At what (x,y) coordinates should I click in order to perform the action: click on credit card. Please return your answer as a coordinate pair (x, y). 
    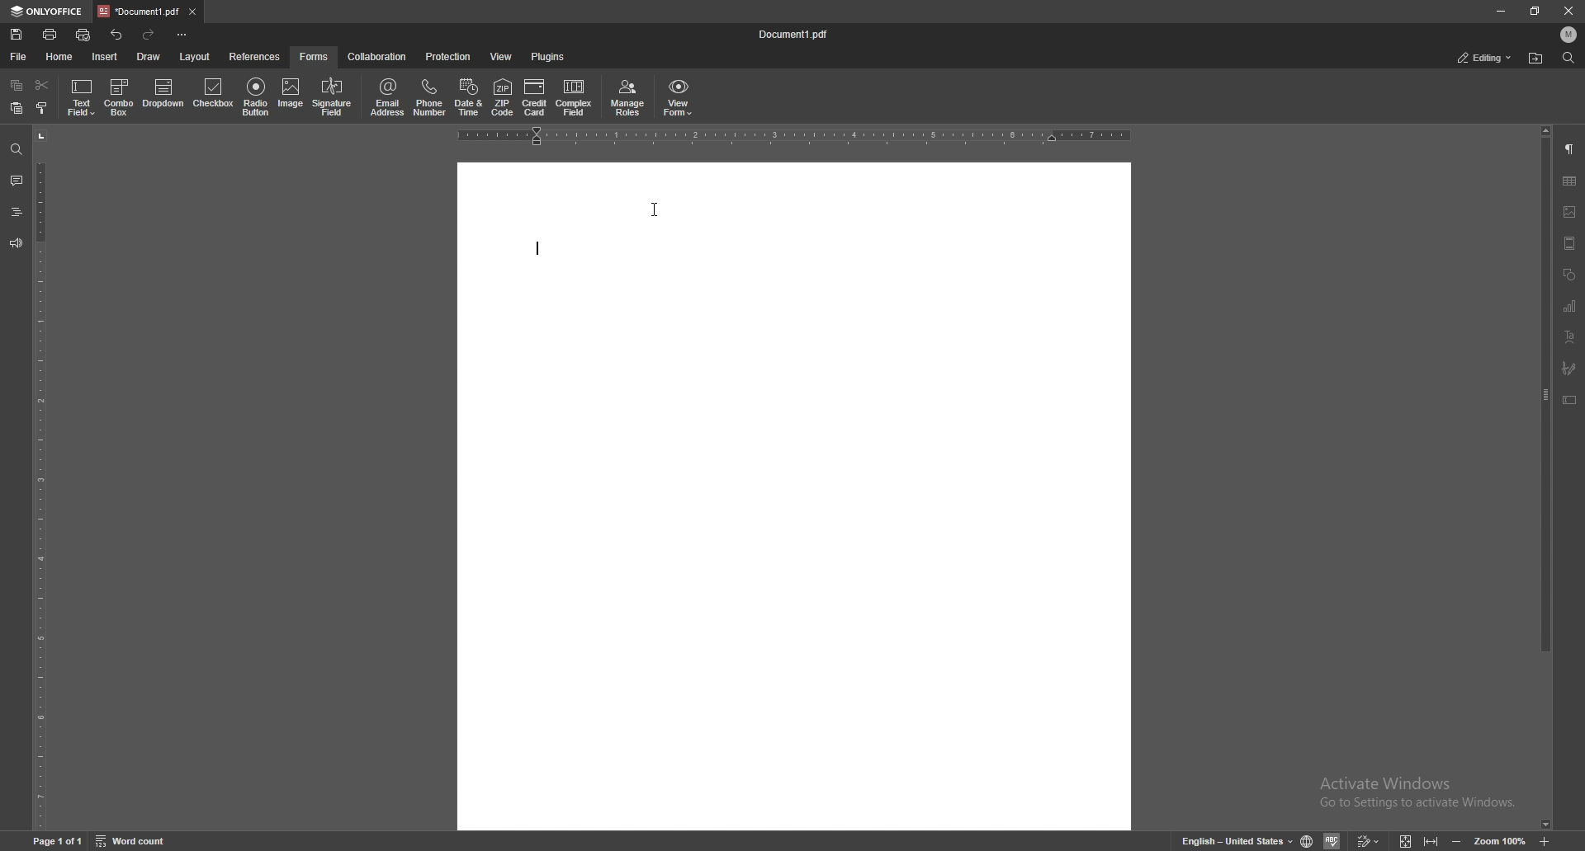
    Looking at the image, I should click on (534, 98).